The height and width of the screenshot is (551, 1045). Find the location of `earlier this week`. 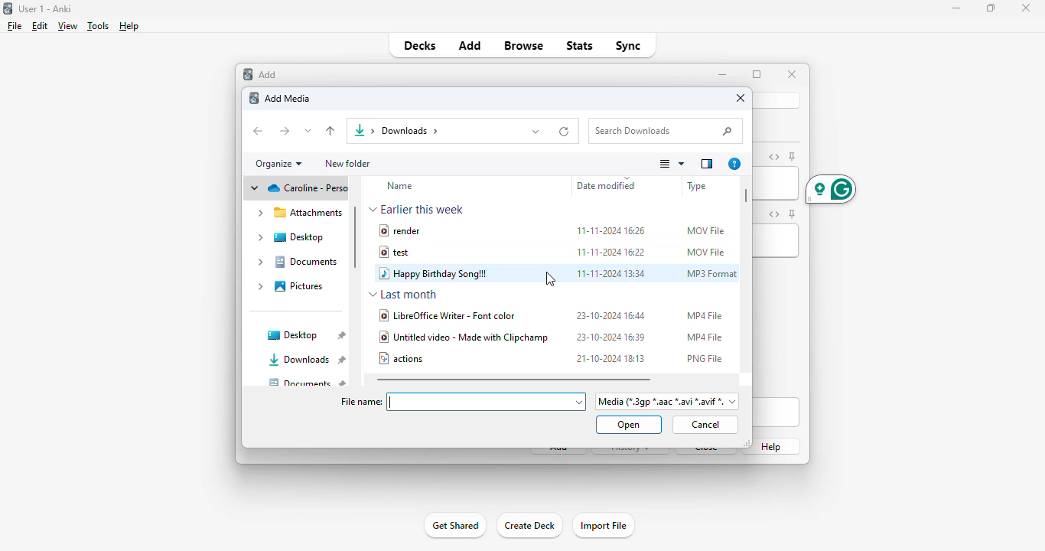

earlier this week is located at coordinates (418, 209).